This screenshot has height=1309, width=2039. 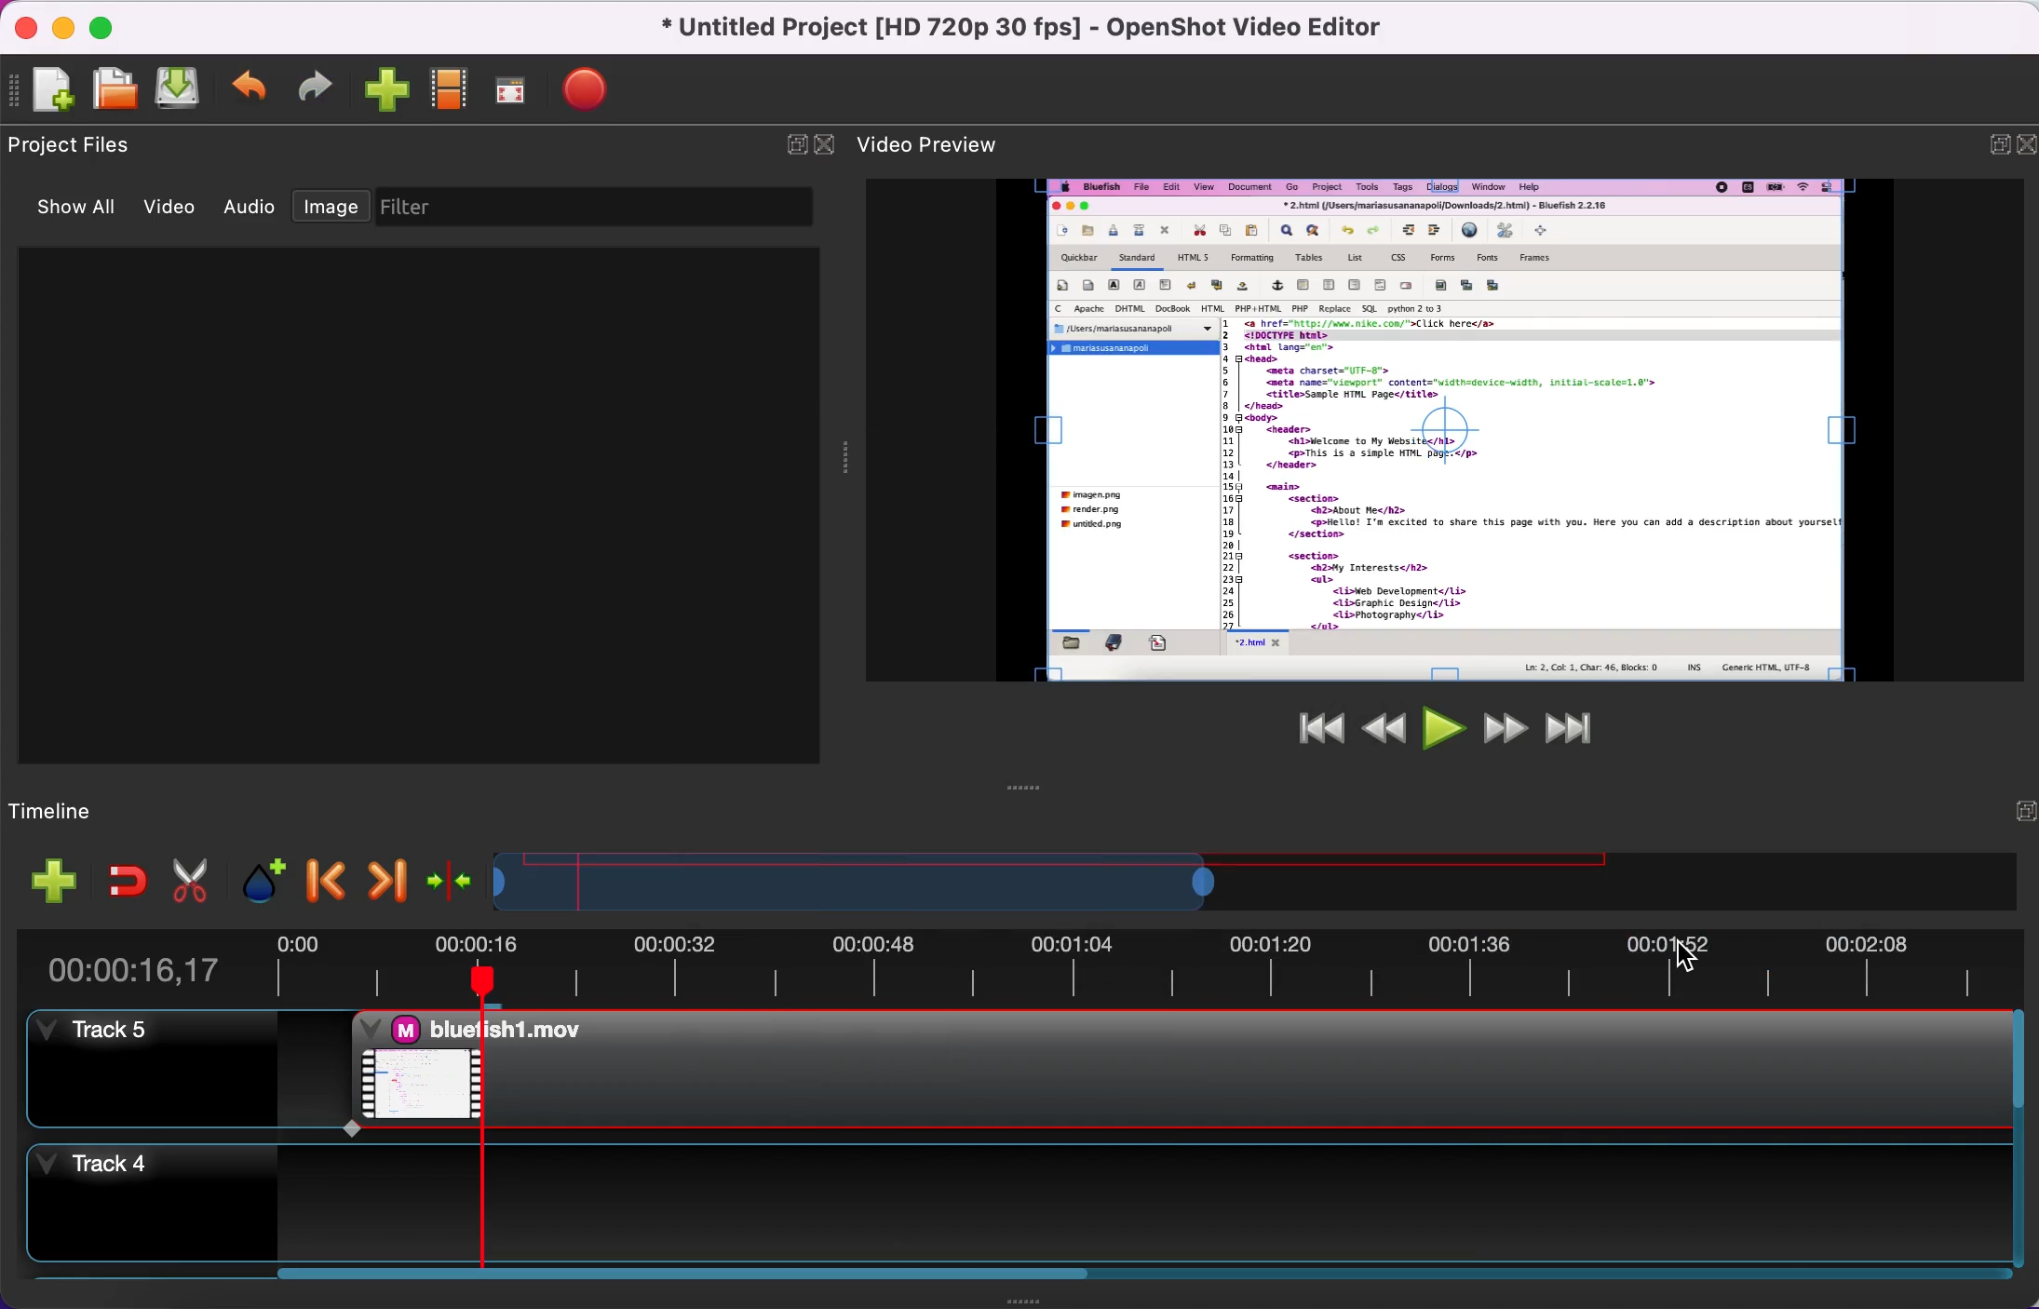 What do you see at coordinates (826, 143) in the screenshot?
I see `close` at bounding box center [826, 143].